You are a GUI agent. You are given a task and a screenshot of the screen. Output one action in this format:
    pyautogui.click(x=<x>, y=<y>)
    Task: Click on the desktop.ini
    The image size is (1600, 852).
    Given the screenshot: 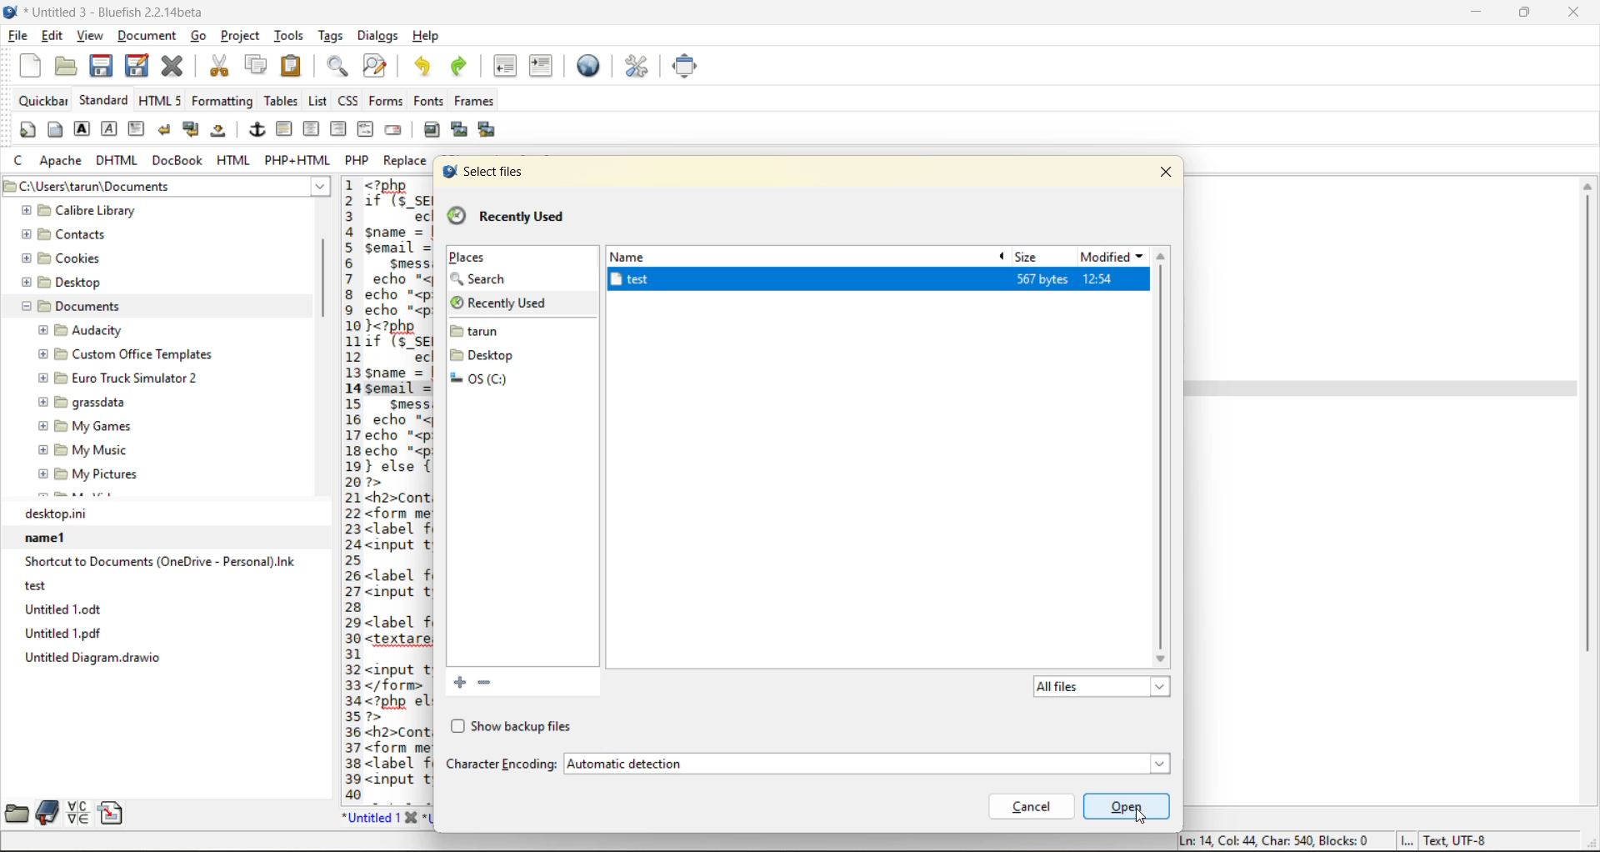 What is the action you would take?
    pyautogui.click(x=166, y=514)
    